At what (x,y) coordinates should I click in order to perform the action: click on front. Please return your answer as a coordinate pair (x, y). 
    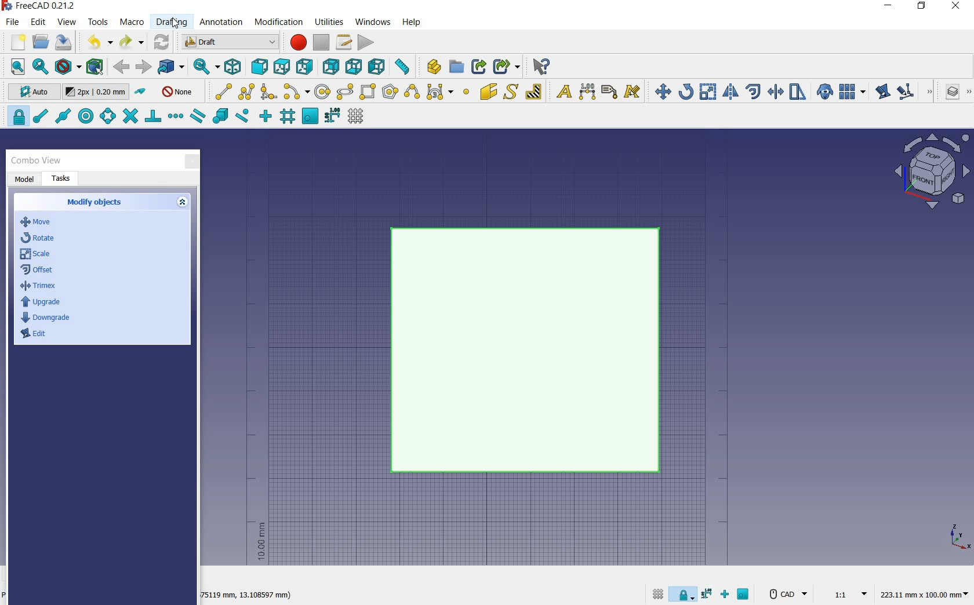
    Looking at the image, I should click on (257, 67).